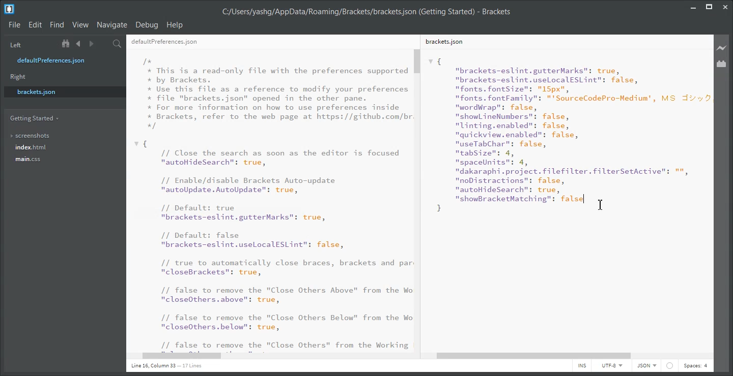  What do you see at coordinates (366, 11) in the screenshot?
I see `C:/Users/yashg/AppData/Roaming/Brackets/brackets json (Getting Started) - Brackets` at bounding box center [366, 11].